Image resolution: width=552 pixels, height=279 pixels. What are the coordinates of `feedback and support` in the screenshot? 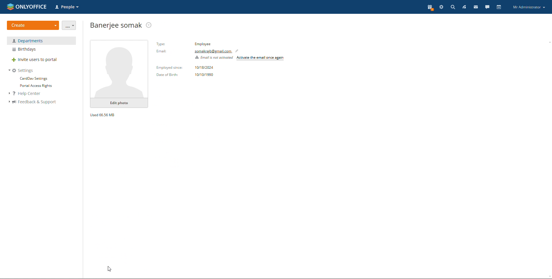 It's located at (32, 102).